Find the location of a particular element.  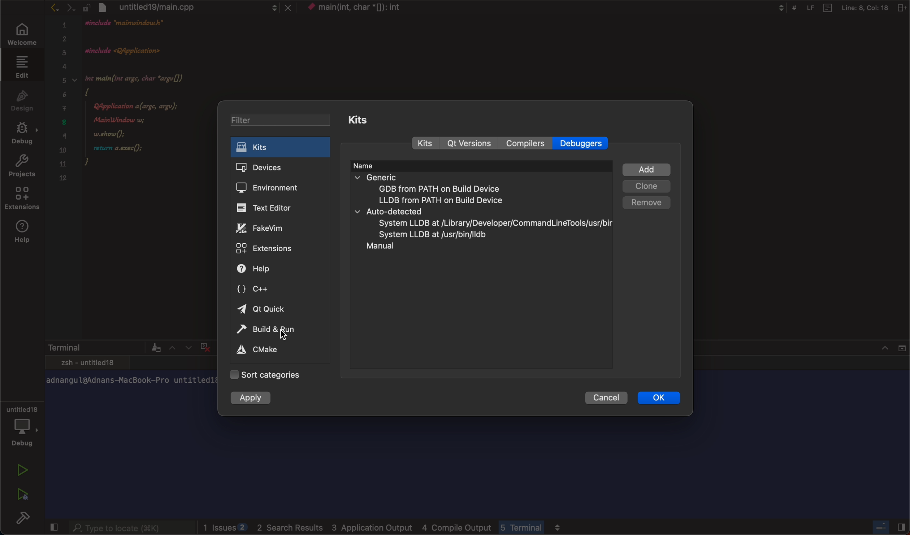

cancel is located at coordinates (608, 398).